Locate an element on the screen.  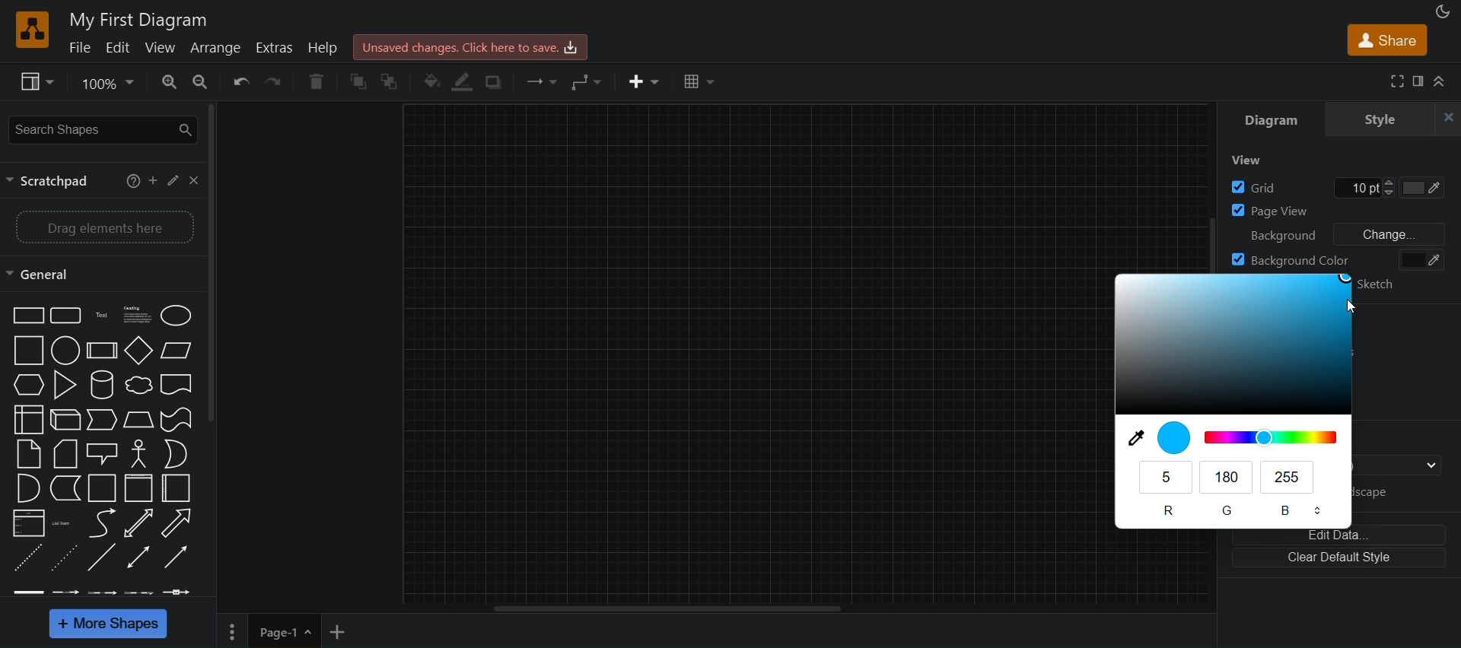
arrange is located at coordinates (220, 49).